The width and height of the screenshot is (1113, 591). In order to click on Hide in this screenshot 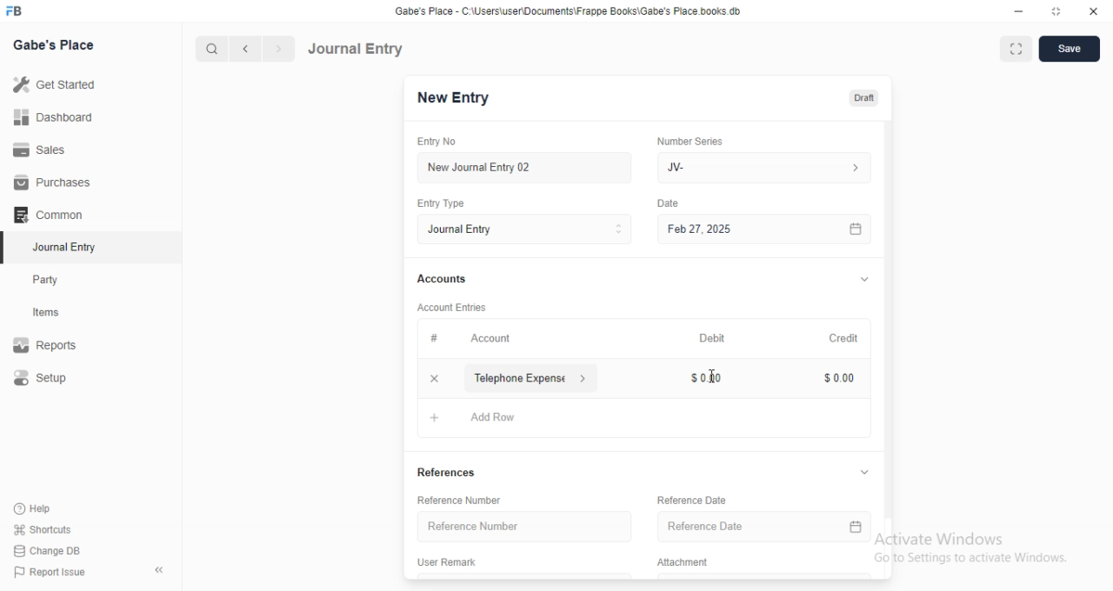, I will do `click(861, 473)`.